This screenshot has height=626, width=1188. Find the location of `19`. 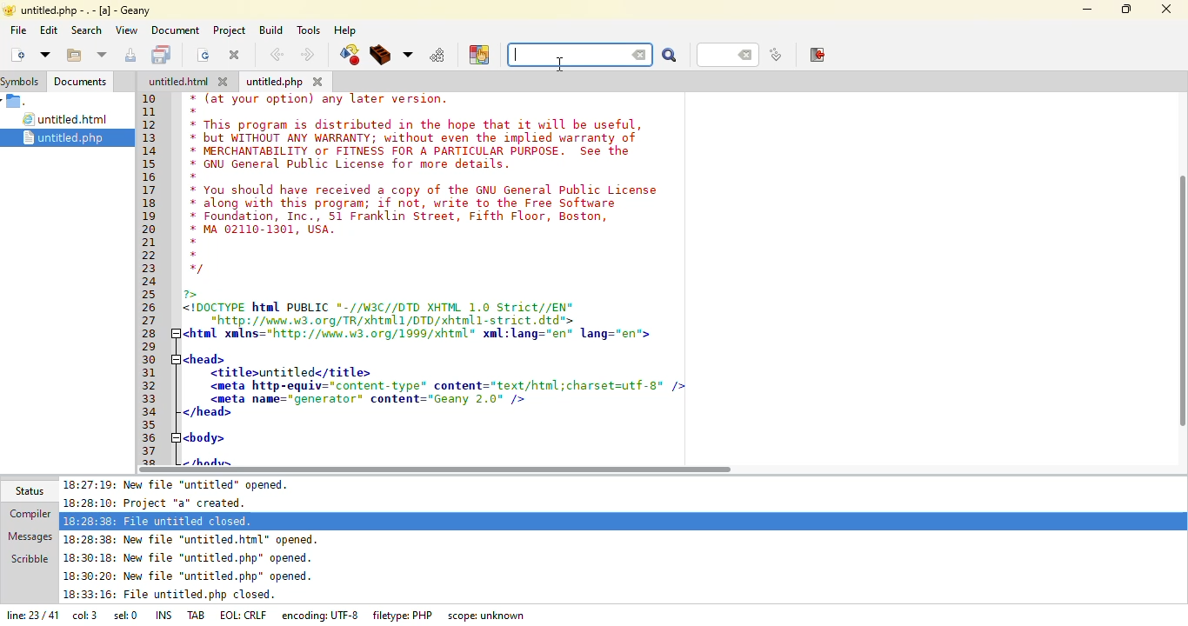

19 is located at coordinates (151, 215).